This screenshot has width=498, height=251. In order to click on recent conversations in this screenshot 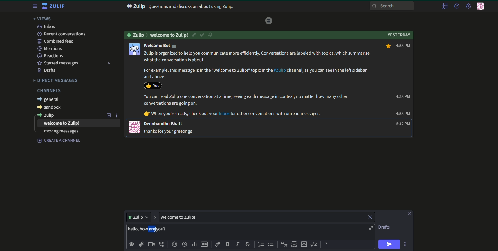, I will do `click(61, 34)`.